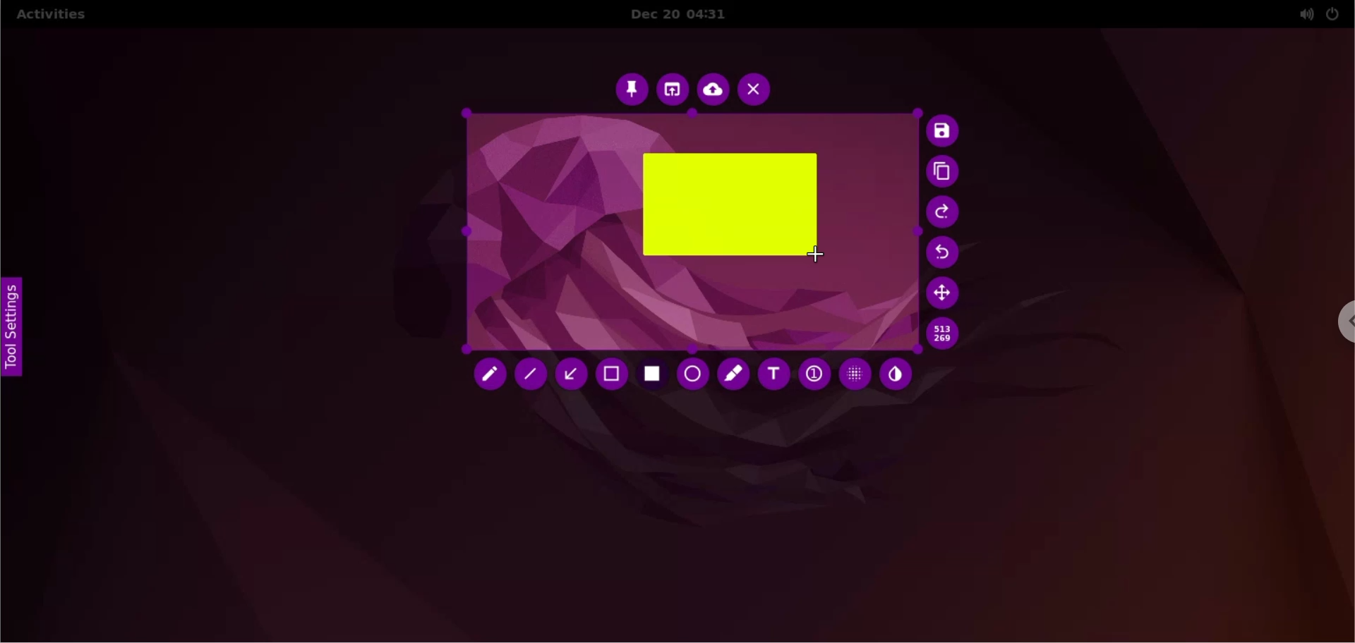 The width and height of the screenshot is (1355, 643). What do you see at coordinates (713, 90) in the screenshot?
I see `upload` at bounding box center [713, 90].